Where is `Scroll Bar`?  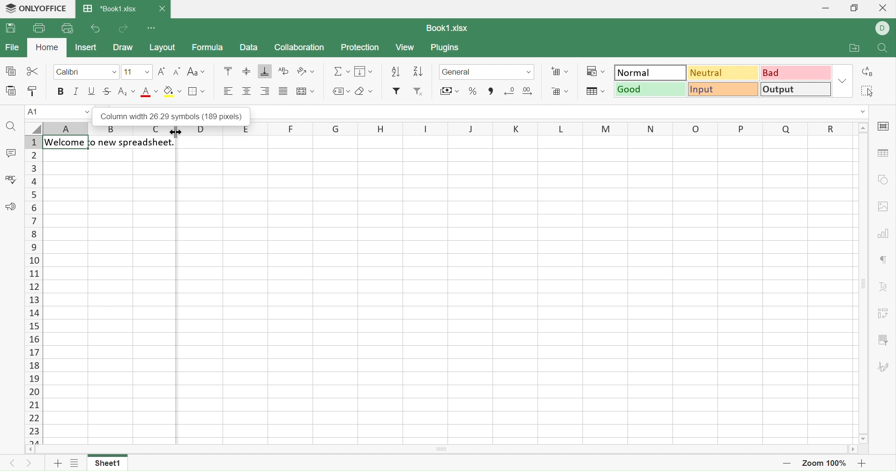
Scroll Bar is located at coordinates (863, 283).